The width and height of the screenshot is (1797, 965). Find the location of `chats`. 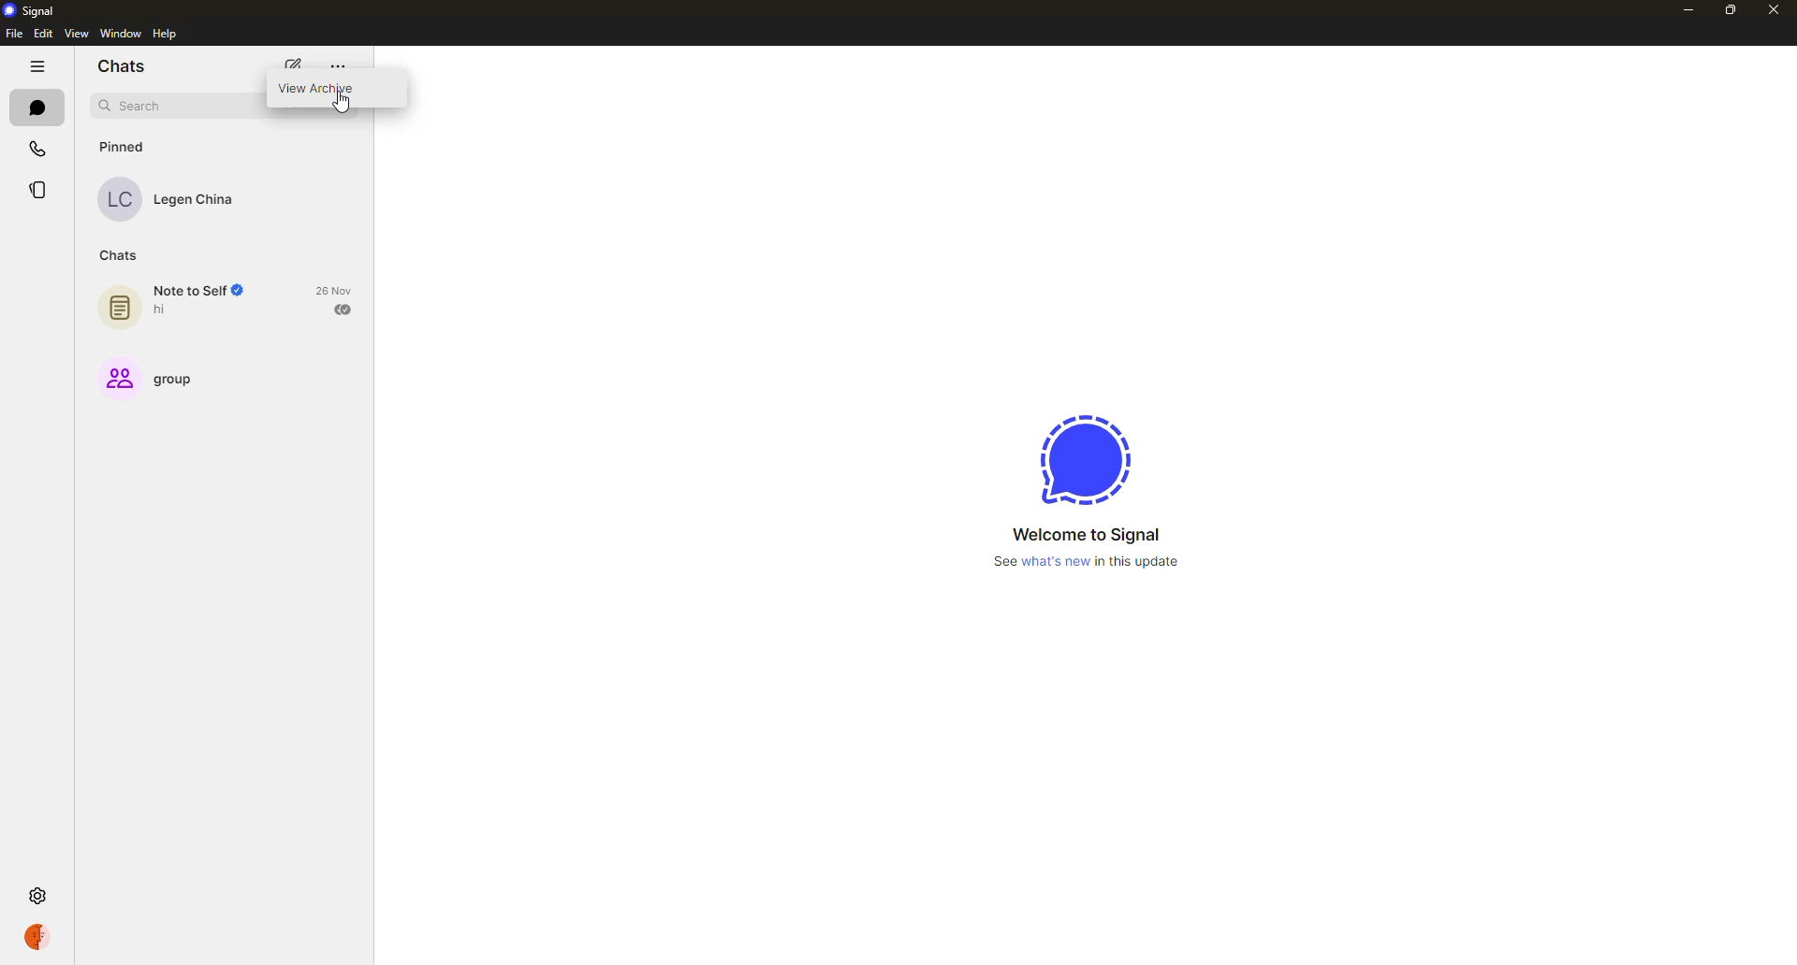

chats is located at coordinates (119, 255).